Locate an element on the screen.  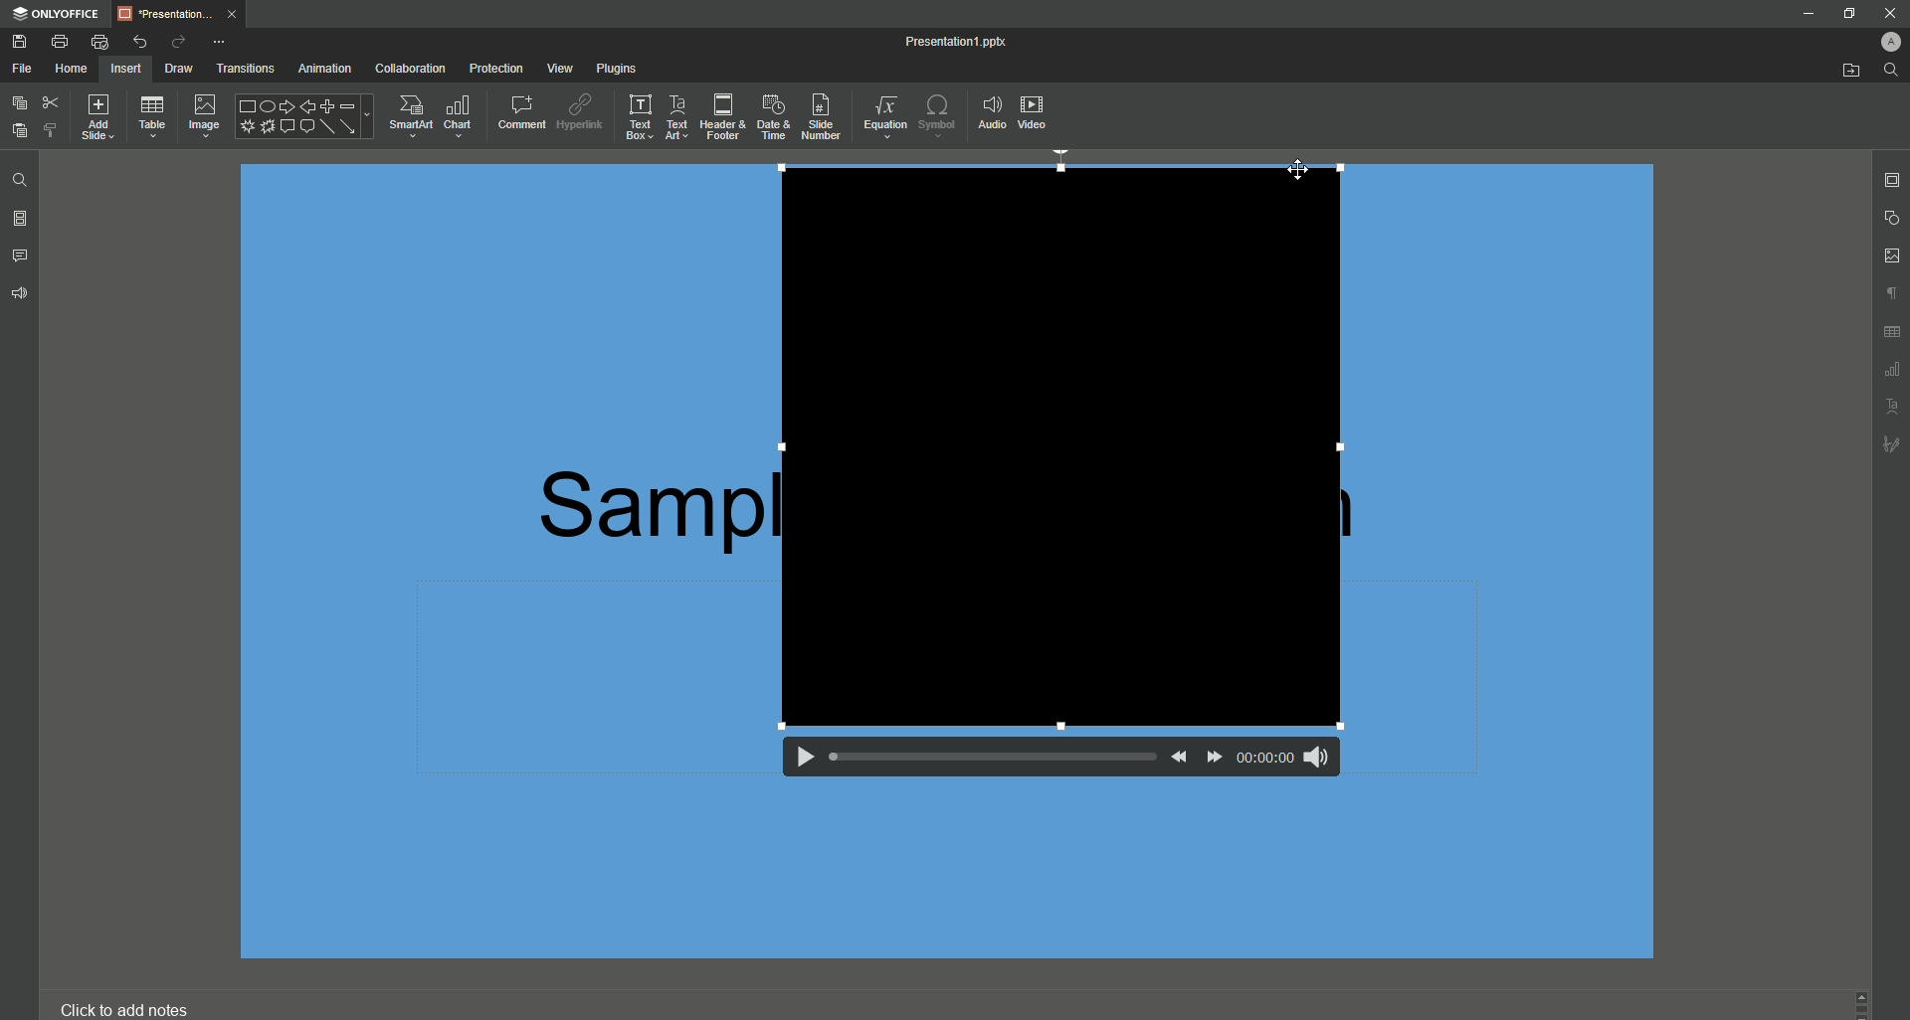
Save is located at coordinates (18, 41).